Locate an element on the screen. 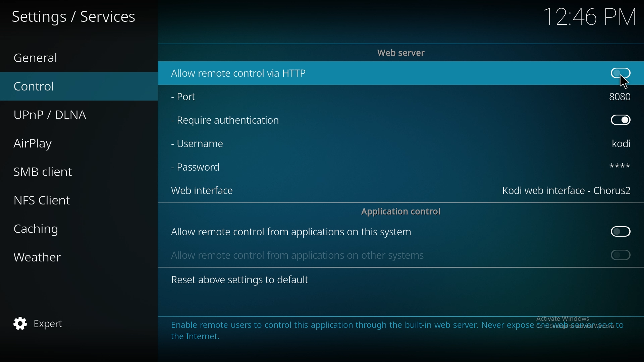  port is located at coordinates (189, 95).